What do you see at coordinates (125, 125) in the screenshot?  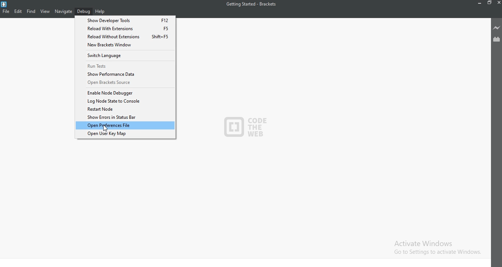 I see `open prefences file` at bounding box center [125, 125].